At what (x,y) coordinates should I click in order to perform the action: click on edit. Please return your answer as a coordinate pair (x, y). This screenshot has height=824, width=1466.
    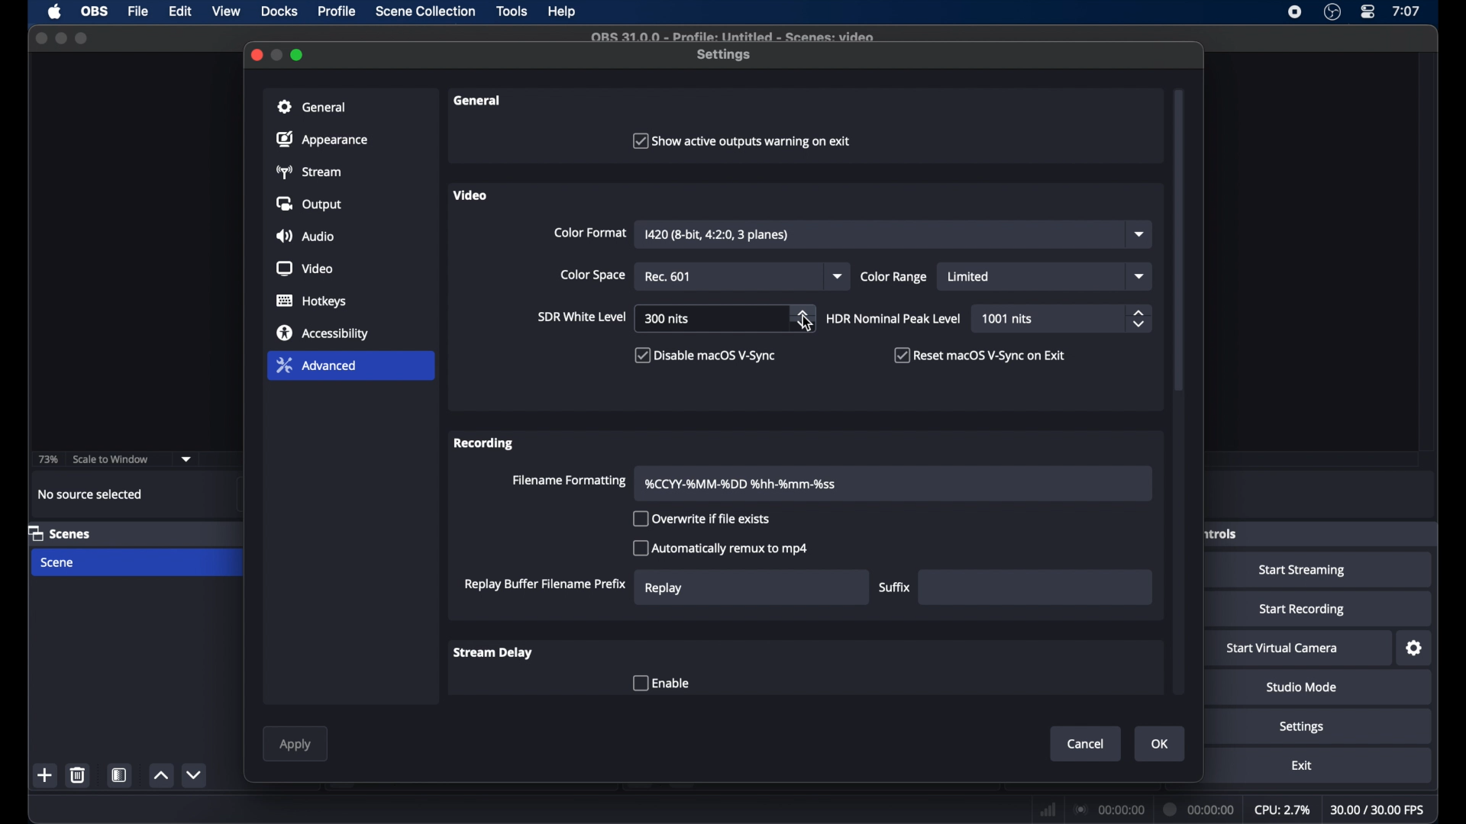
    Looking at the image, I should click on (179, 11).